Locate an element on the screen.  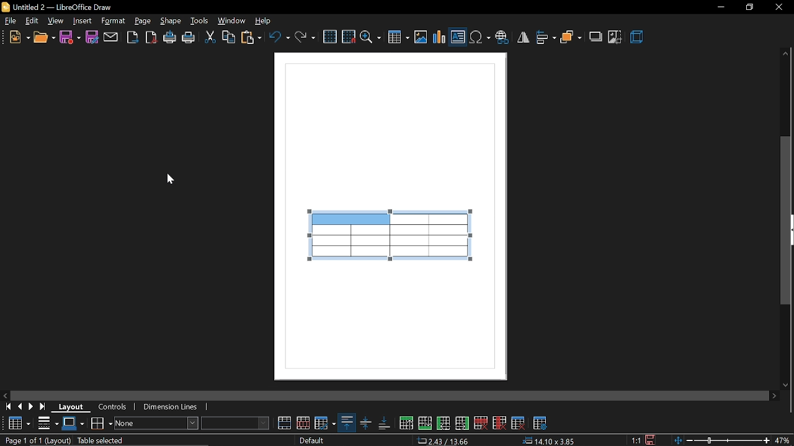
tools is located at coordinates (200, 20).